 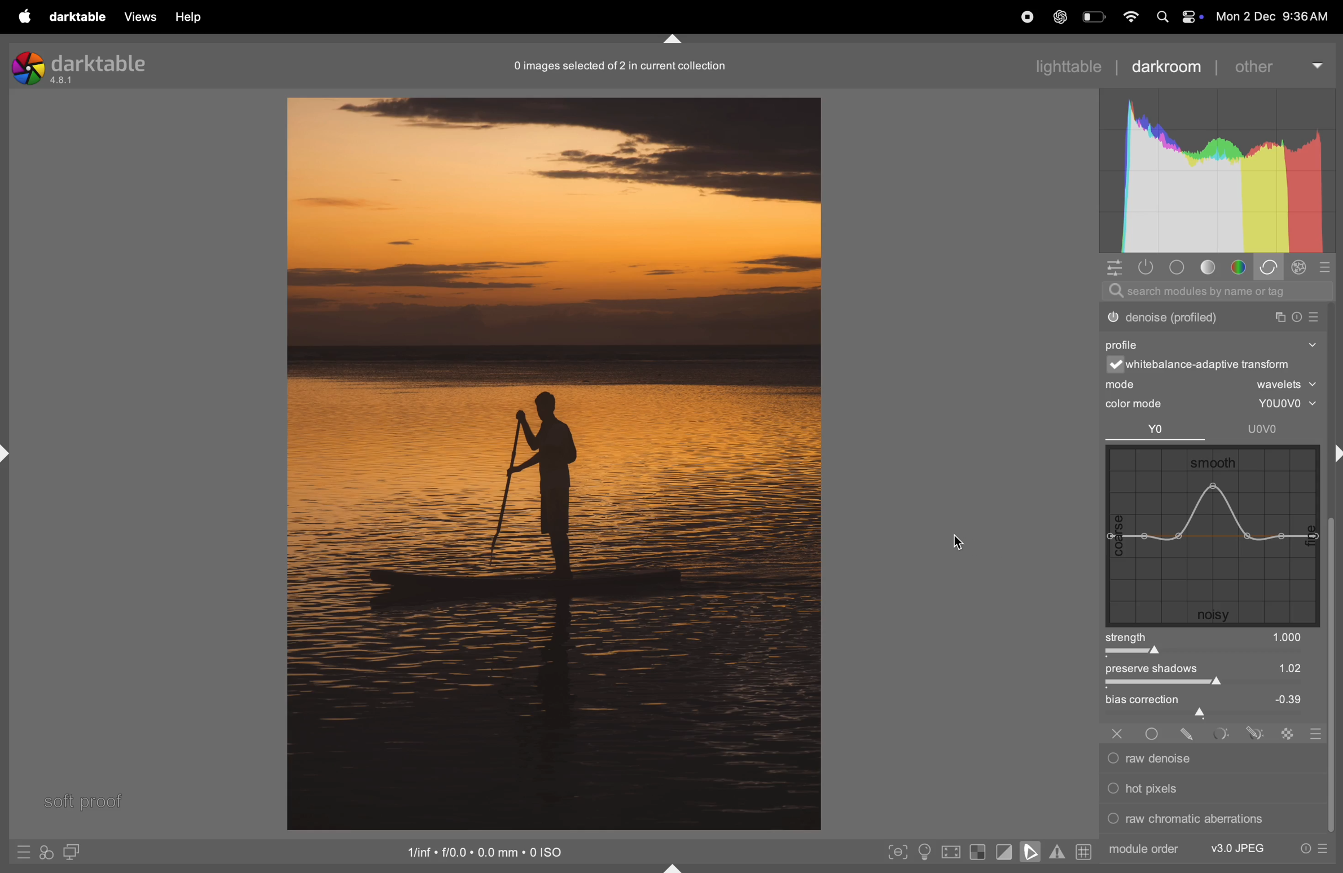 I want to click on image collection, so click(x=618, y=65).